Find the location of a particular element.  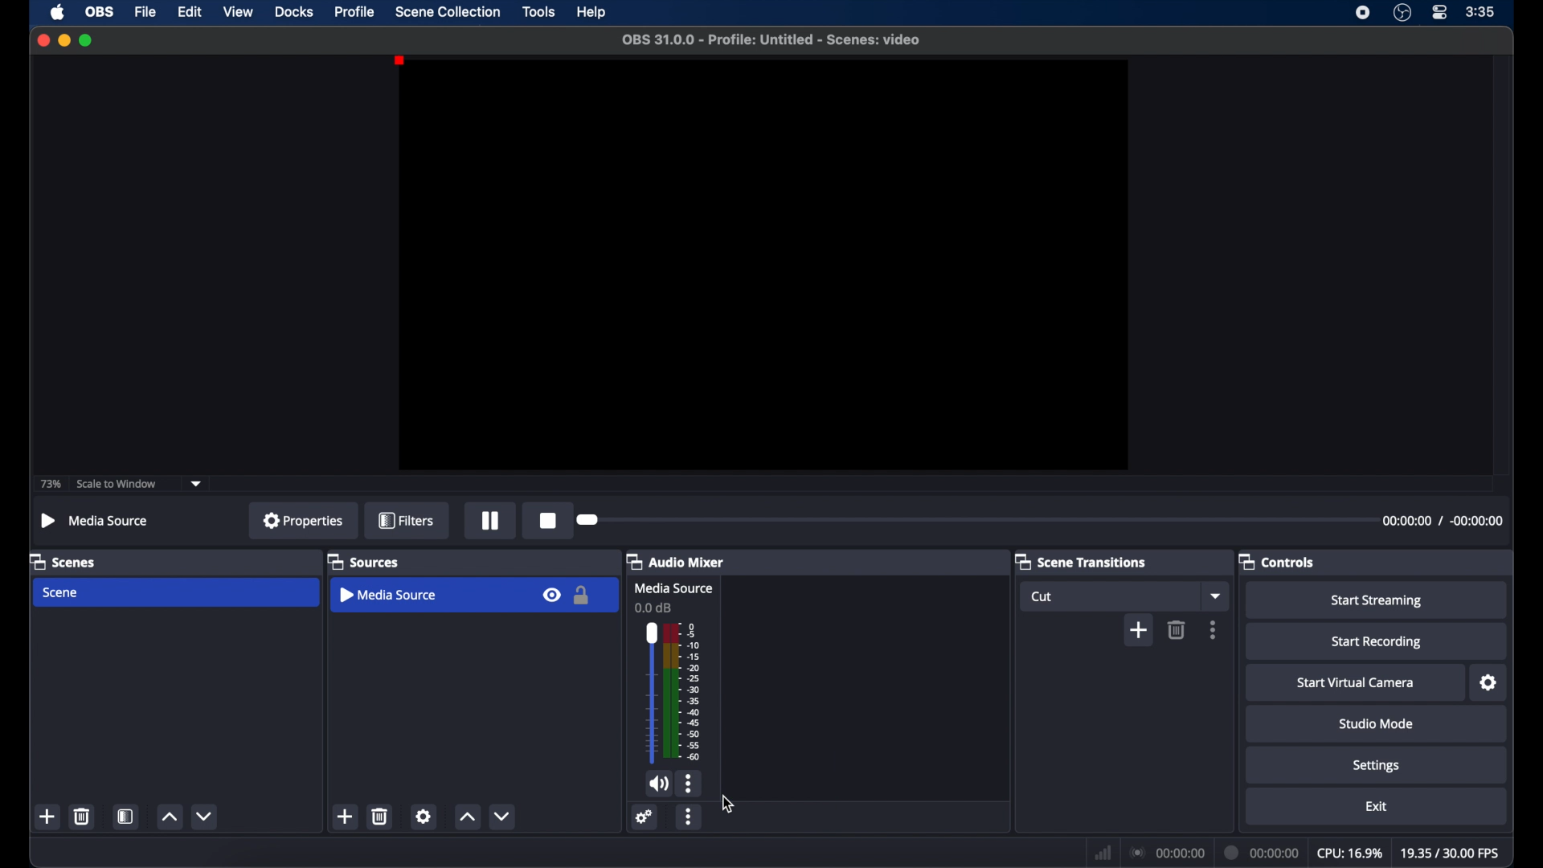

Pause is located at coordinates (487, 522).